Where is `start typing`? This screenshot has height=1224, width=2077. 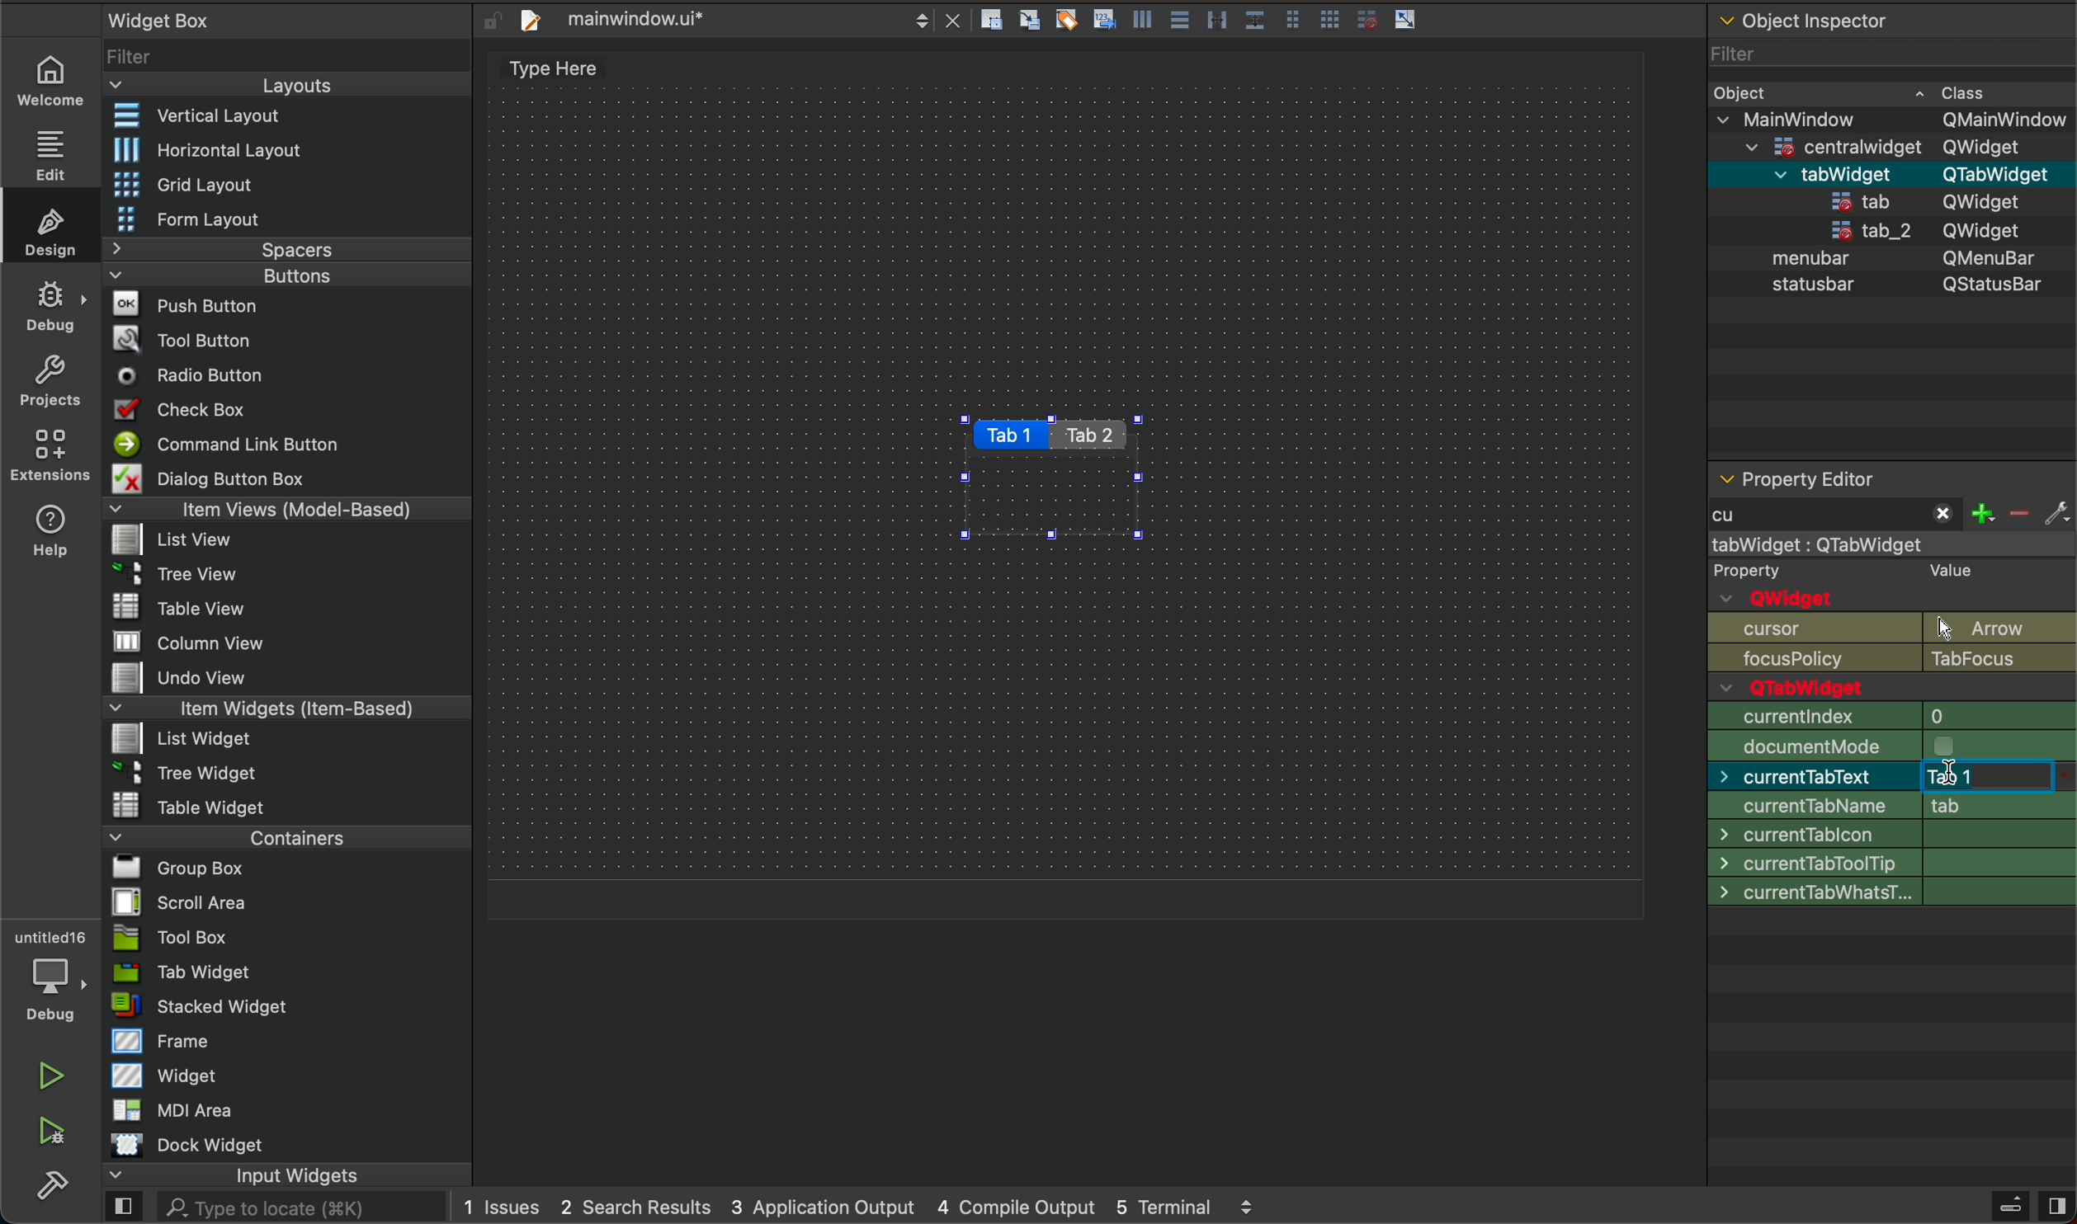 start typing is located at coordinates (1843, 517).